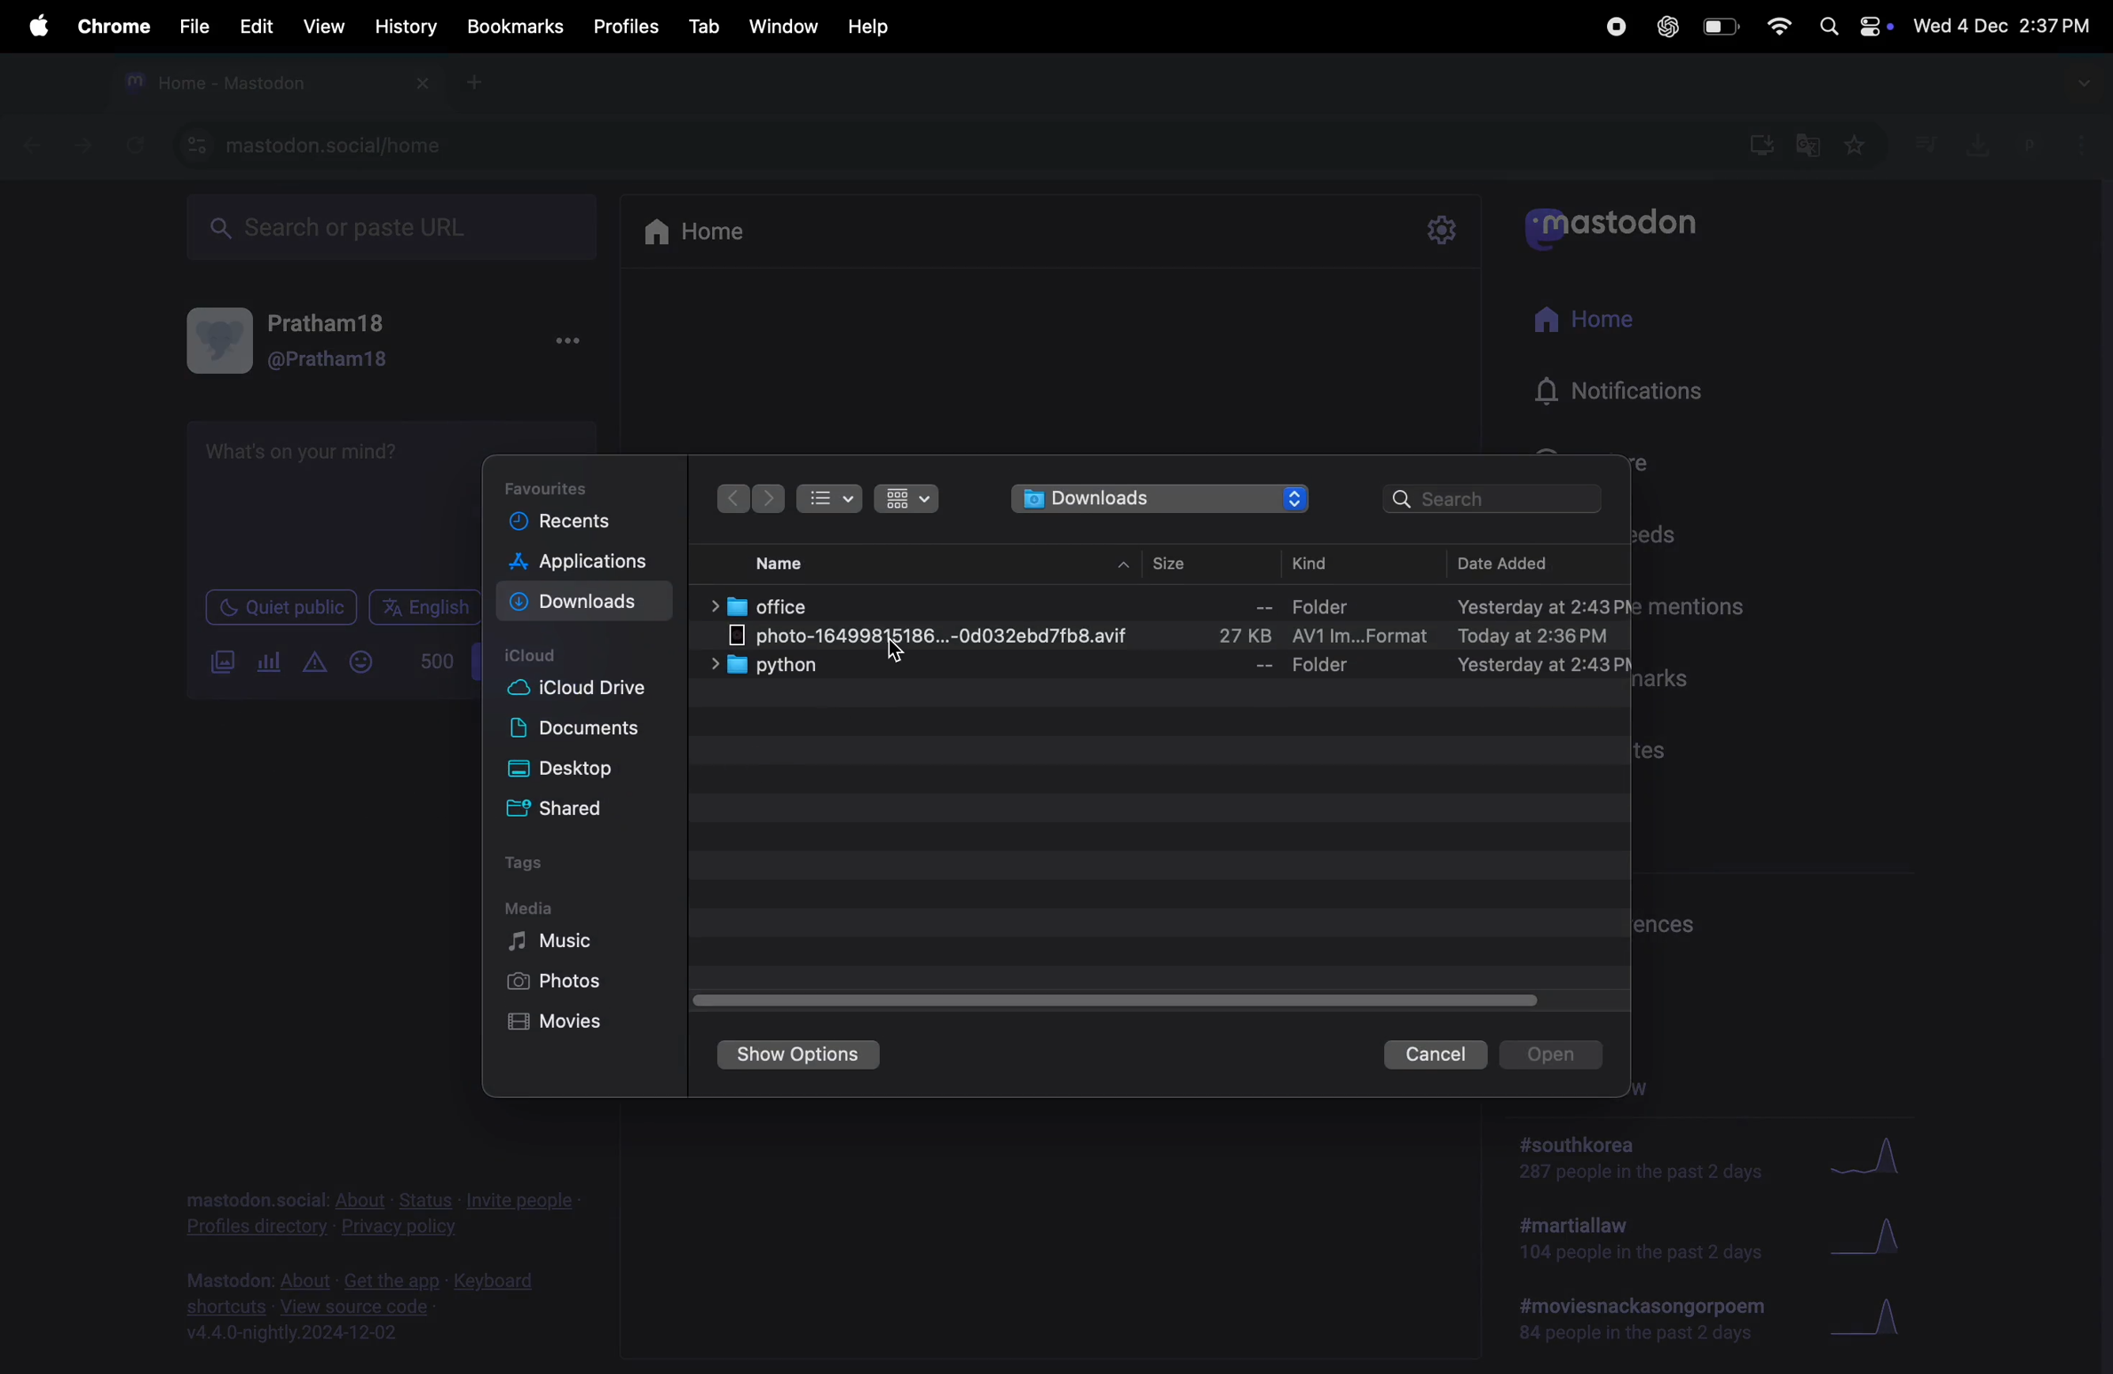 The image size is (2113, 1374). I want to click on Settings, so click(1441, 231).